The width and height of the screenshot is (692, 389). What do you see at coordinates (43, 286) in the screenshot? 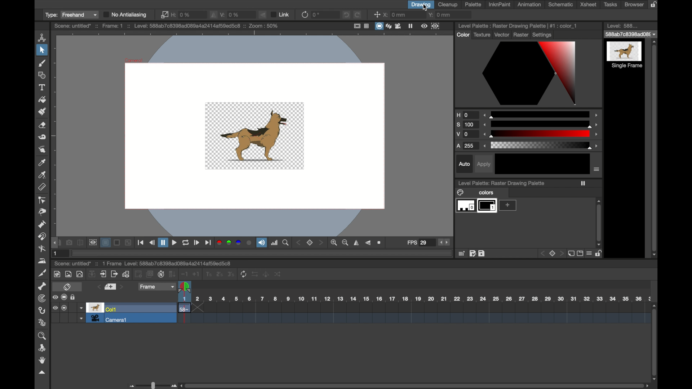
I see `skeleton tool` at bounding box center [43, 286].